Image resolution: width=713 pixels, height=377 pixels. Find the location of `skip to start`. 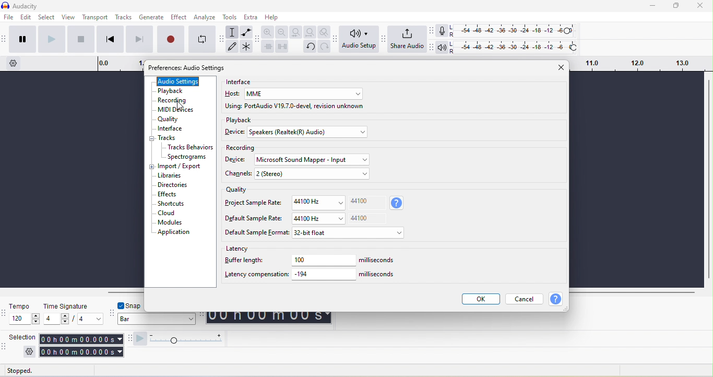

skip to start is located at coordinates (111, 38).